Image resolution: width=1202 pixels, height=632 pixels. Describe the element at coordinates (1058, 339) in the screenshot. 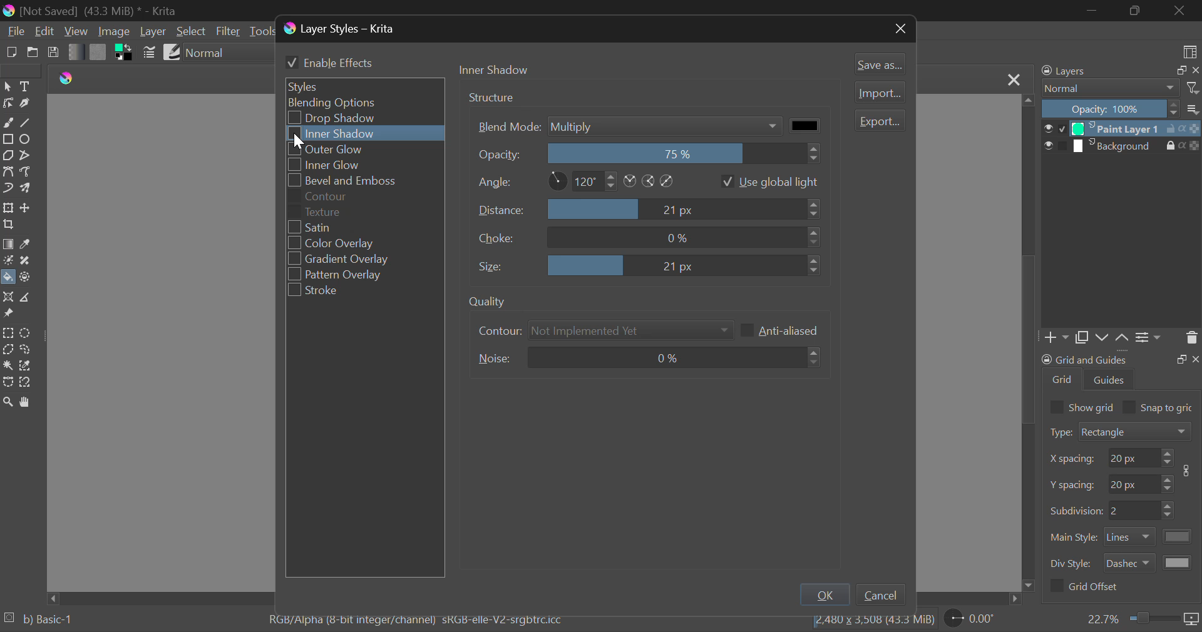

I see `Add Layer` at that location.